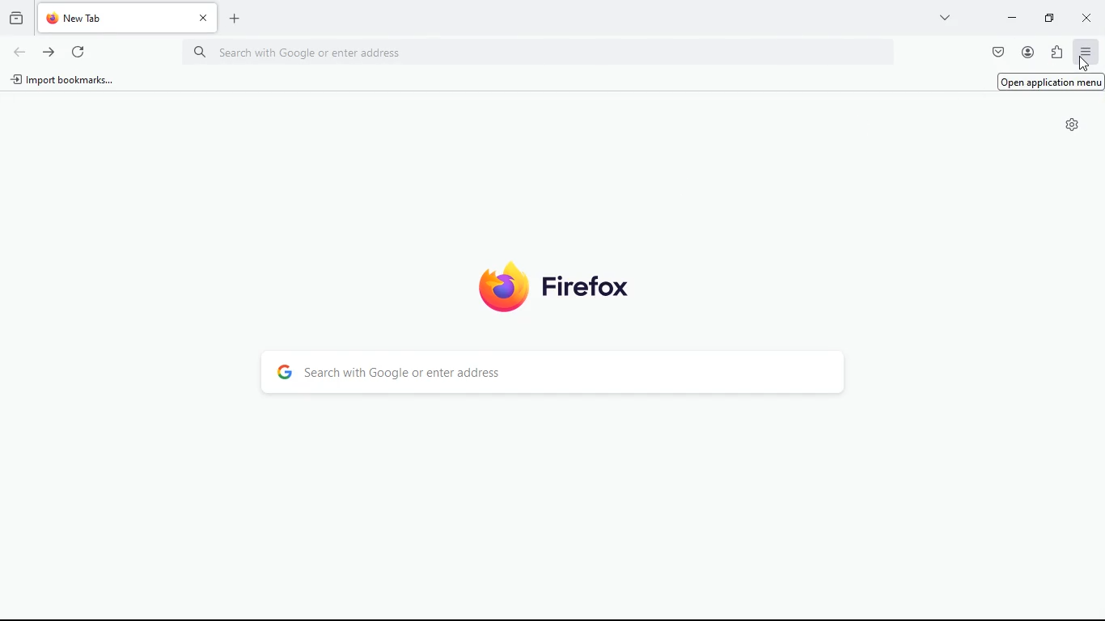 This screenshot has width=1105, height=621. Describe the element at coordinates (946, 18) in the screenshot. I see `more` at that location.